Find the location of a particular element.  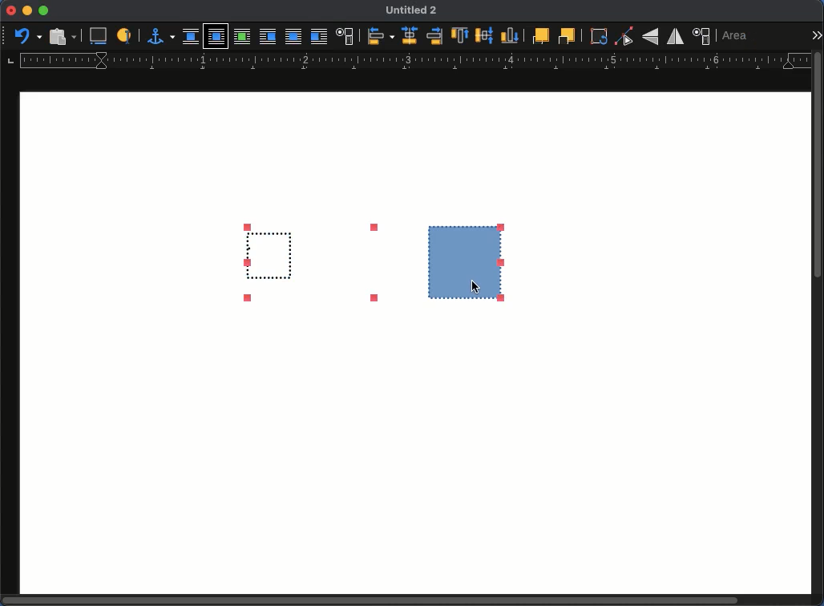

text wrap is located at coordinates (345, 36).